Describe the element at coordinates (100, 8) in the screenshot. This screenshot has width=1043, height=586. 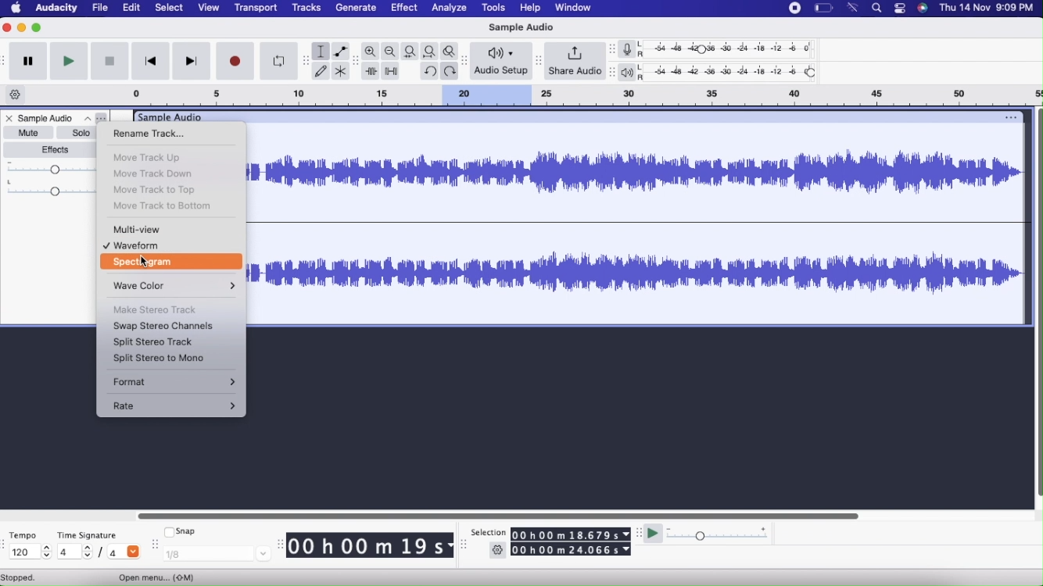
I see `File` at that location.